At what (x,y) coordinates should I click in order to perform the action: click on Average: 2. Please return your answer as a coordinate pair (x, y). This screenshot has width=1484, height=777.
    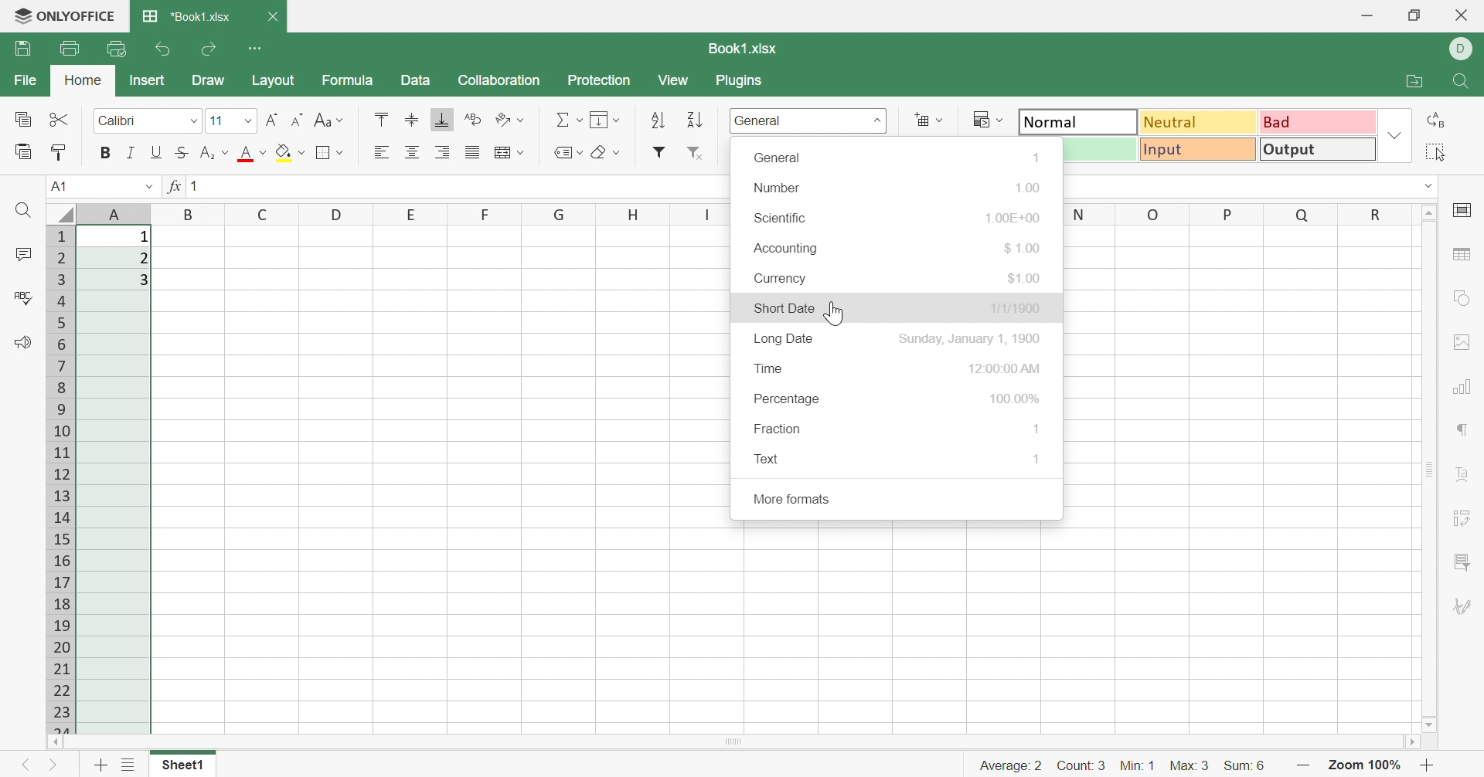
    Looking at the image, I should click on (1011, 765).